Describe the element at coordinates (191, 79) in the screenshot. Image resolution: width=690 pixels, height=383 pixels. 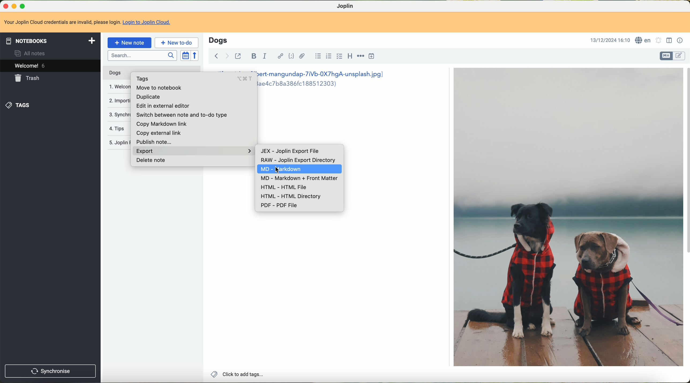
I see `tags` at that location.